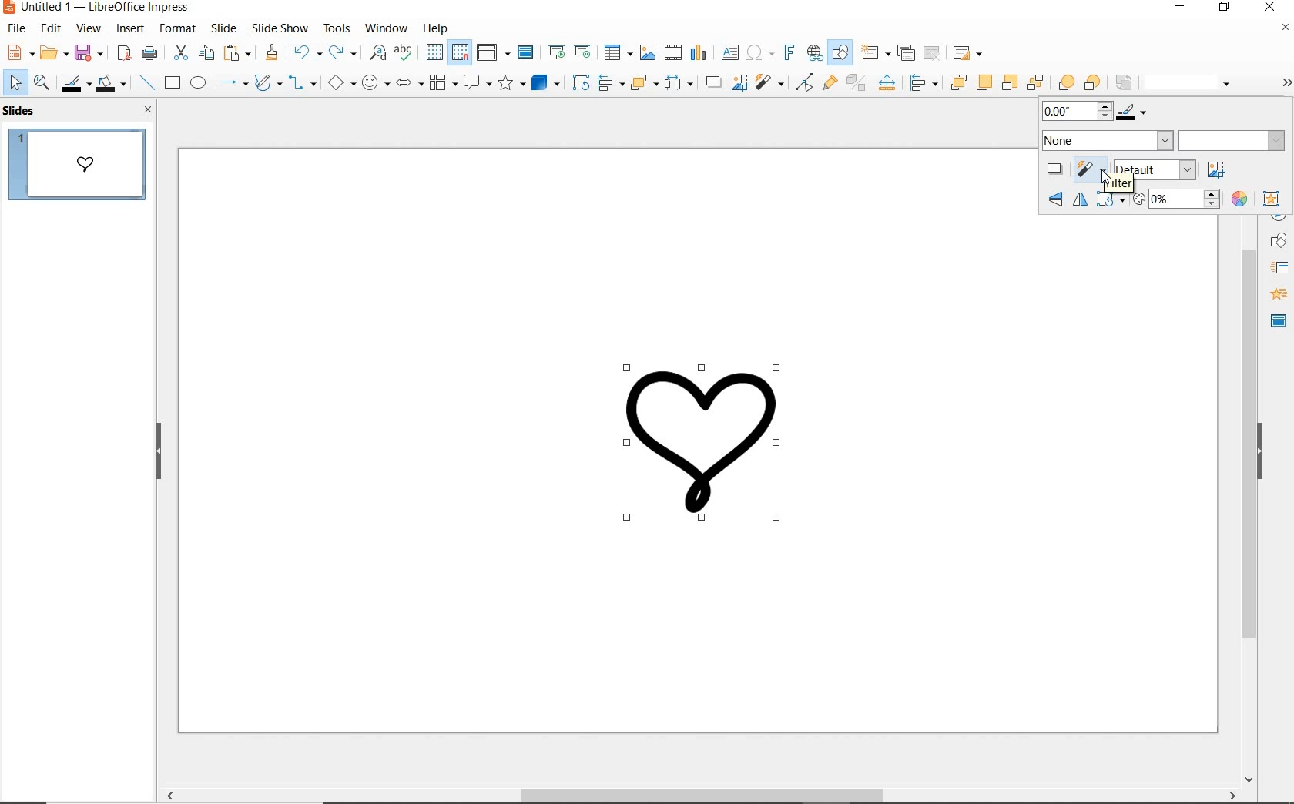 This screenshot has height=804, width=1294. I want to click on rectangle, so click(173, 83).